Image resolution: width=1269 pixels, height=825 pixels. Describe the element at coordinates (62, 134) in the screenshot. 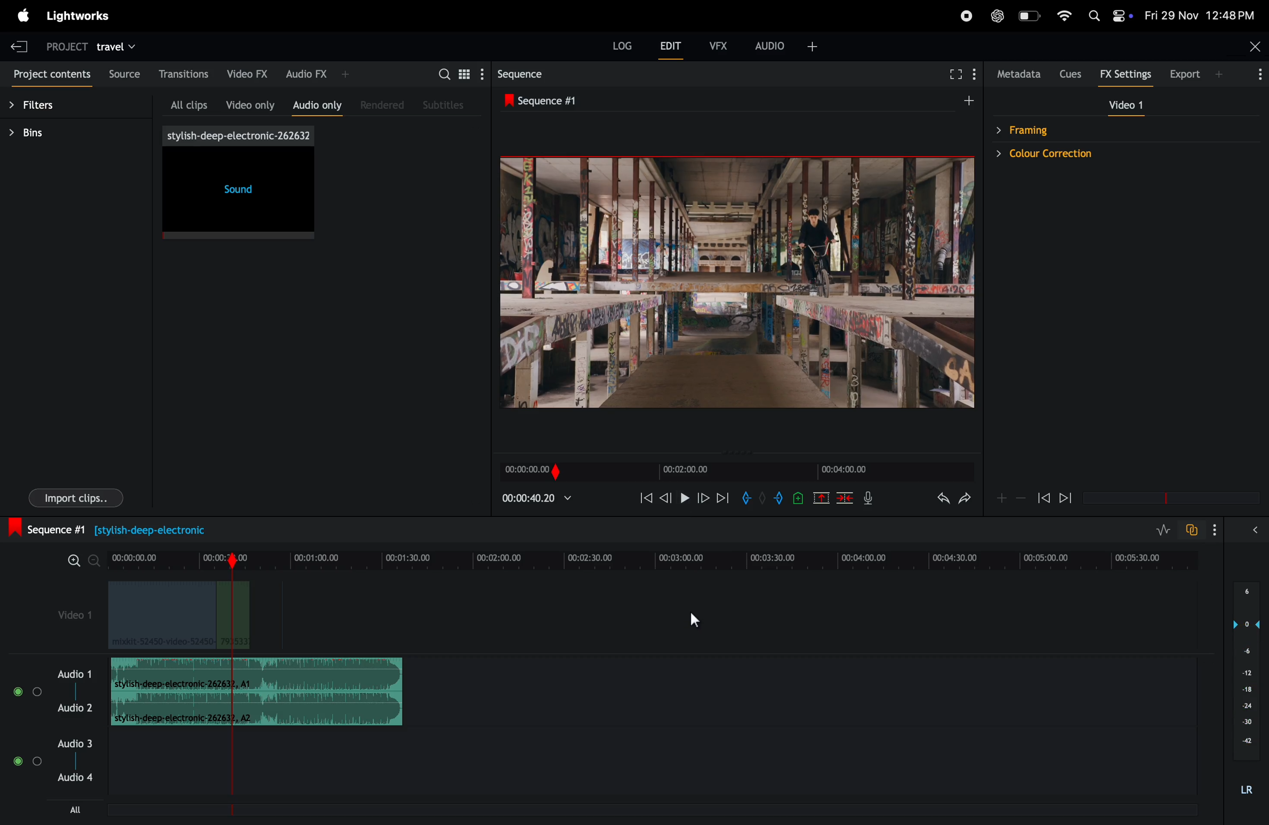

I see `bins` at that location.